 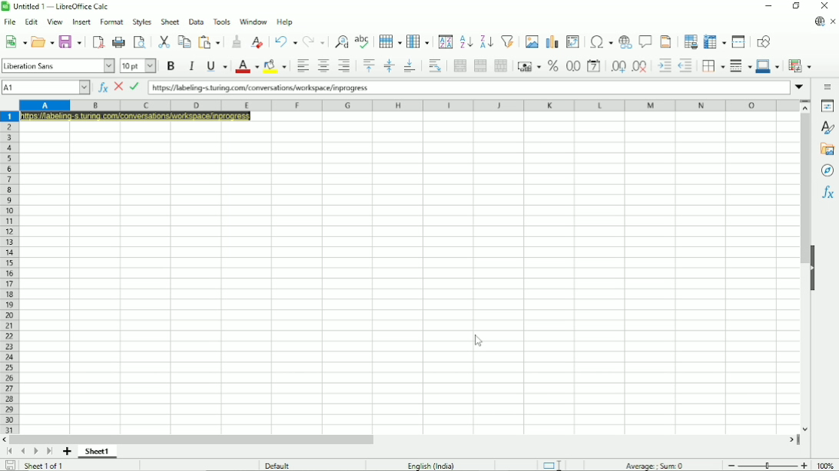 I want to click on Zoom out/in, so click(x=766, y=464).